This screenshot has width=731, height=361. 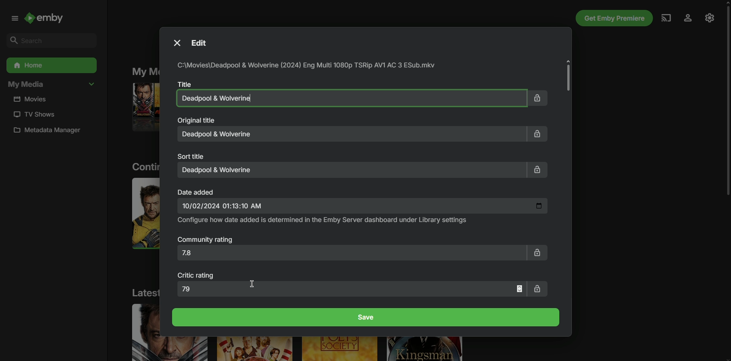 What do you see at coordinates (538, 288) in the screenshot?
I see `Lock` at bounding box center [538, 288].